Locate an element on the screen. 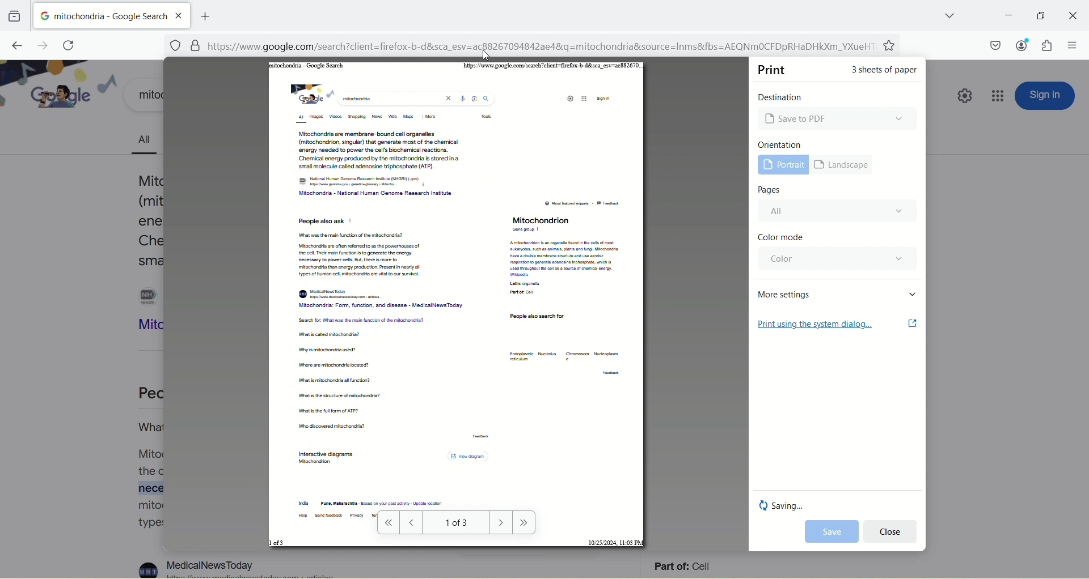 The width and height of the screenshot is (1089, 579). google apps is located at coordinates (999, 96).